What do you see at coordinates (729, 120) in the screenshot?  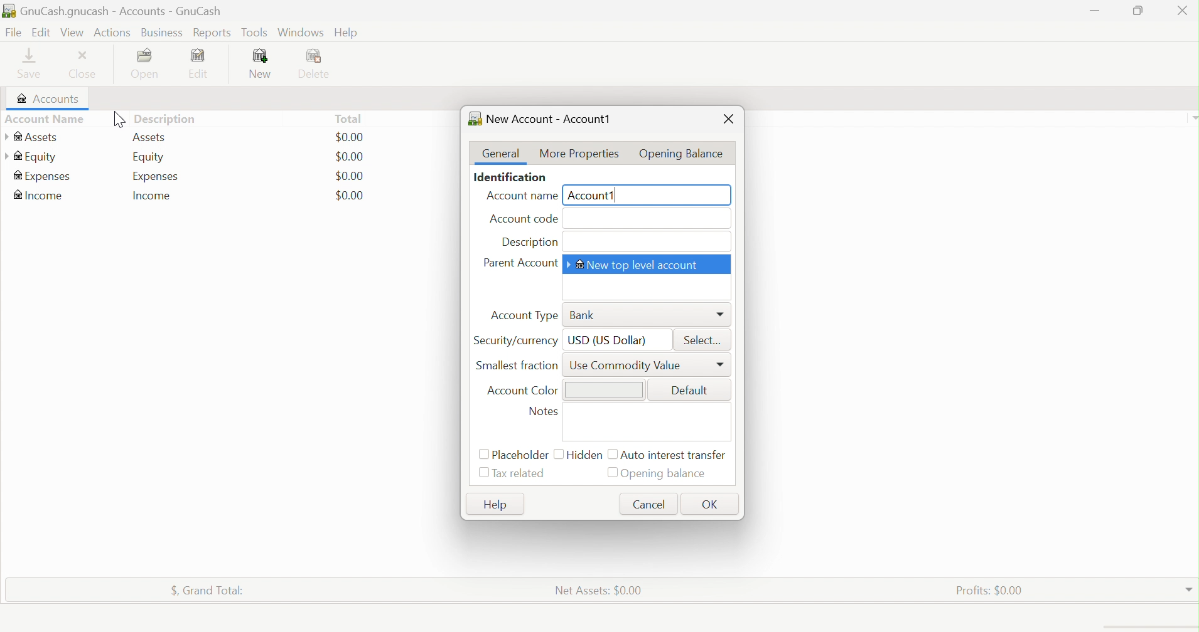 I see `Close` at bounding box center [729, 120].